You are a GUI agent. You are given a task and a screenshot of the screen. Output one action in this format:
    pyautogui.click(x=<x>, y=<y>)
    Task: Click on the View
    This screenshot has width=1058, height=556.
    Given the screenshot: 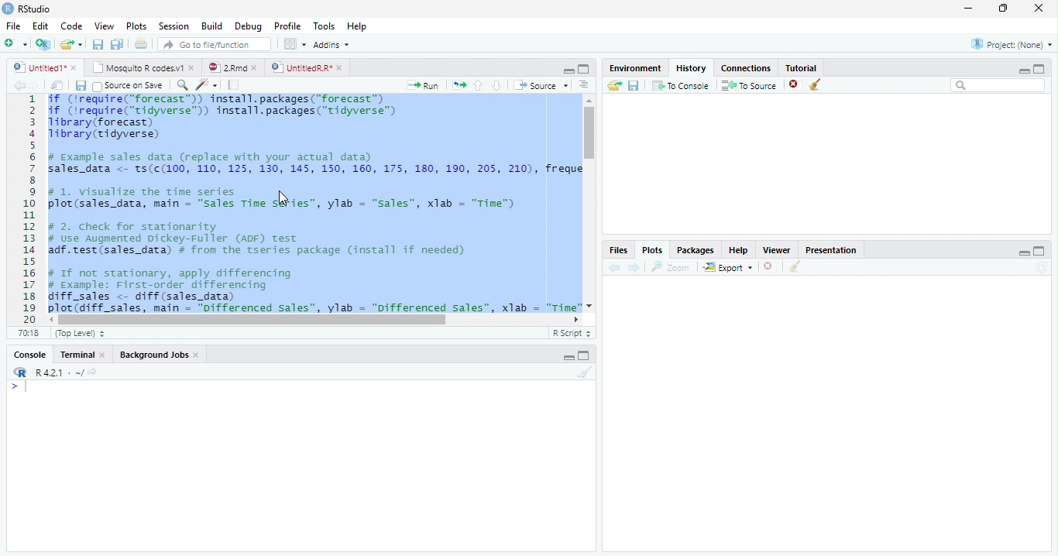 What is the action you would take?
    pyautogui.click(x=103, y=26)
    